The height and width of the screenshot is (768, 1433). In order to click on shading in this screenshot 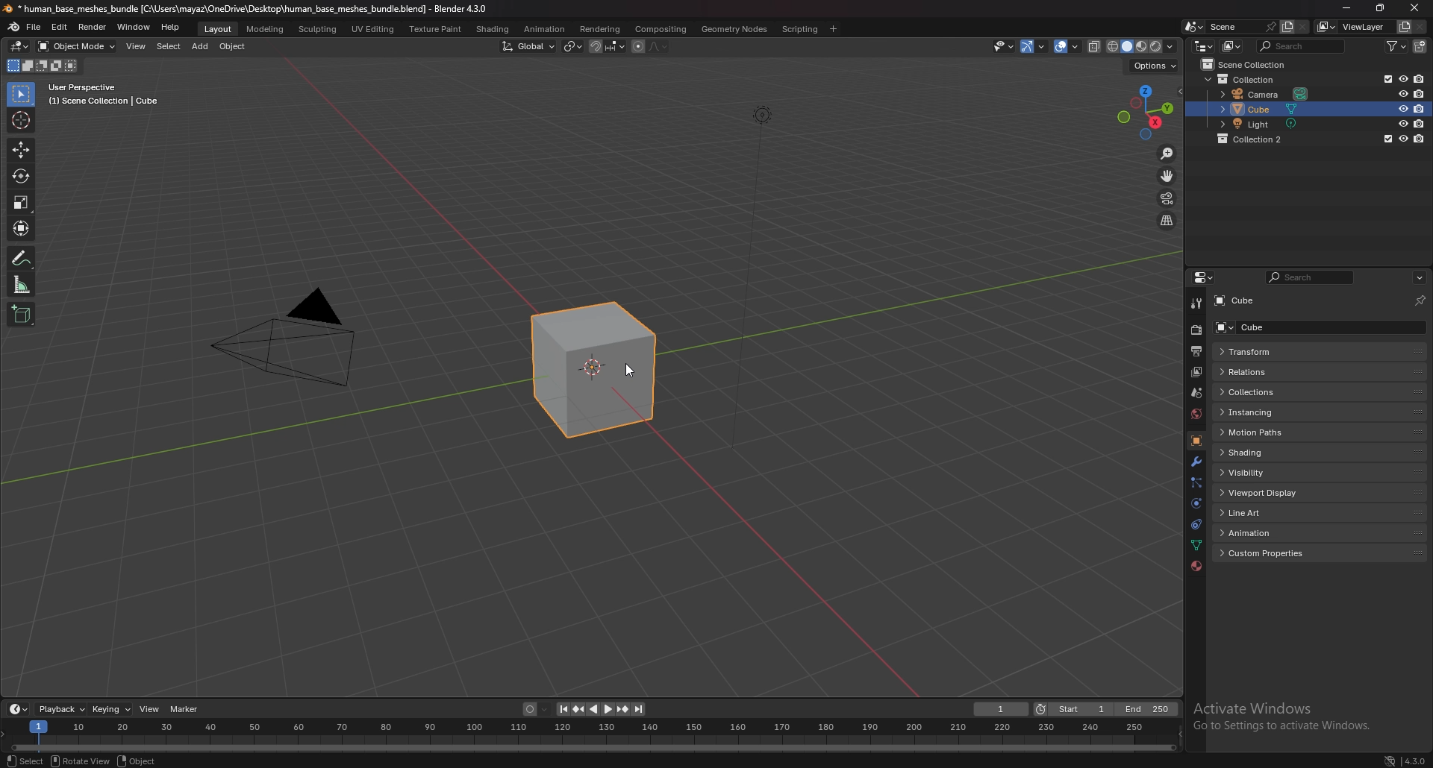, I will do `click(1273, 452)`.